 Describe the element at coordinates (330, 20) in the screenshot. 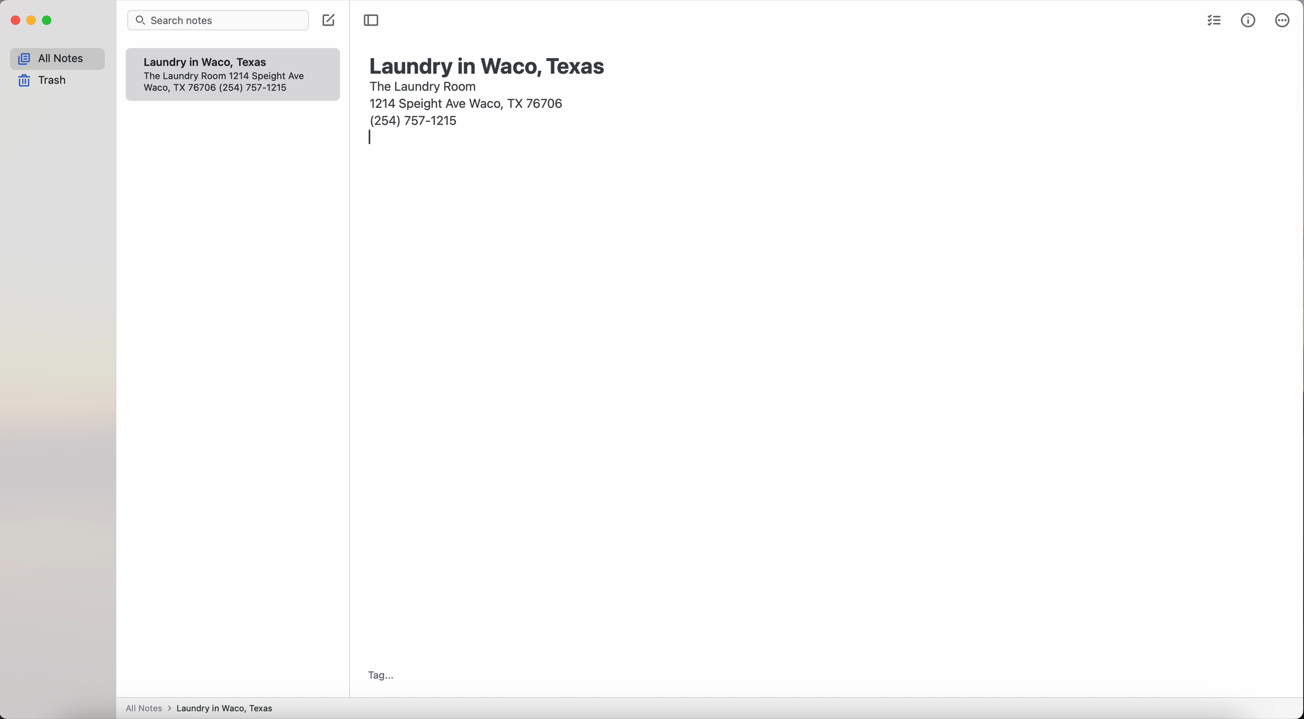

I see `click on create note` at that location.